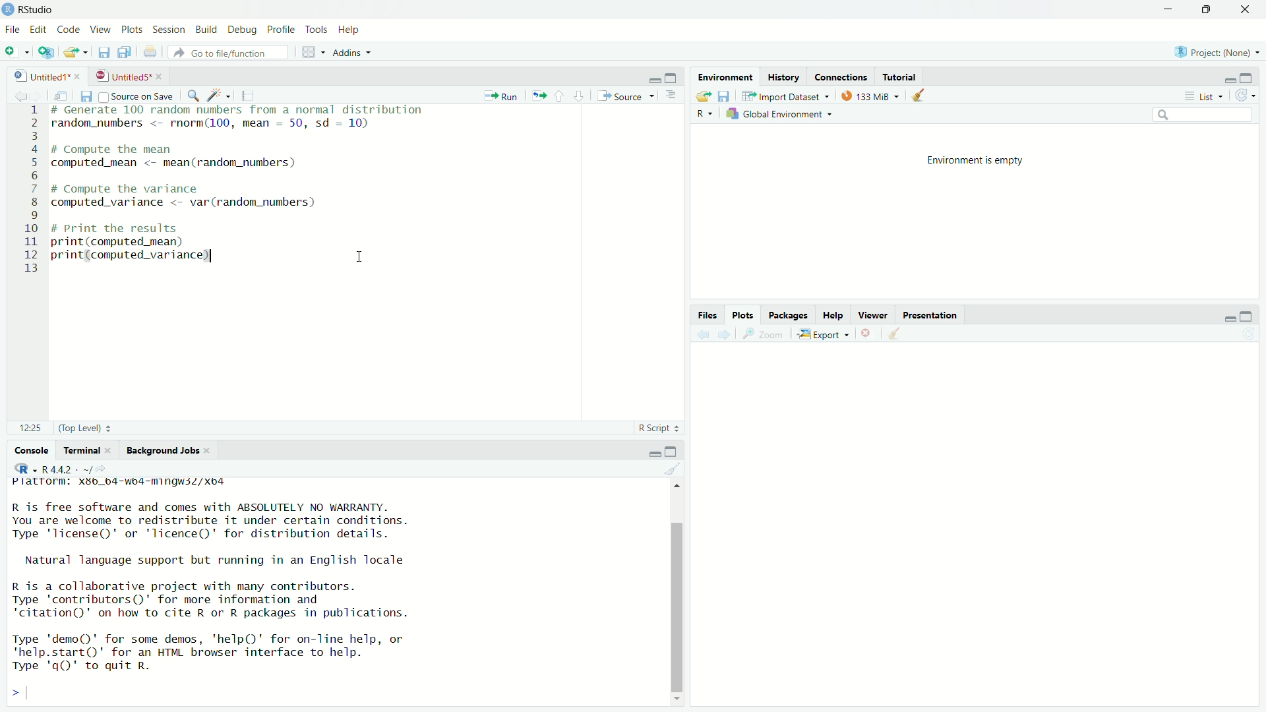  What do you see at coordinates (674, 449) in the screenshot?
I see `maximize` at bounding box center [674, 449].